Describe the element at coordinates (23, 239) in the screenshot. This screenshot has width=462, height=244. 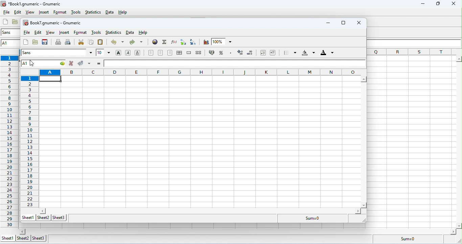
I see `sheet2` at that location.